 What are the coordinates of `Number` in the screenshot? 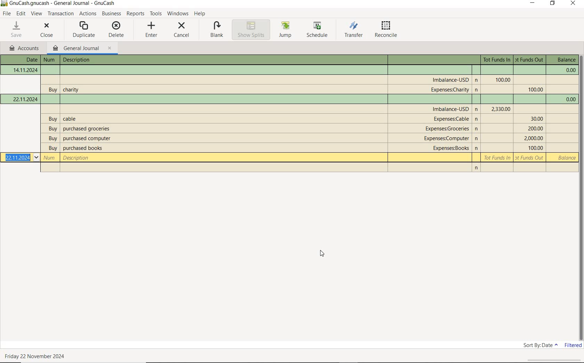 It's located at (50, 158).